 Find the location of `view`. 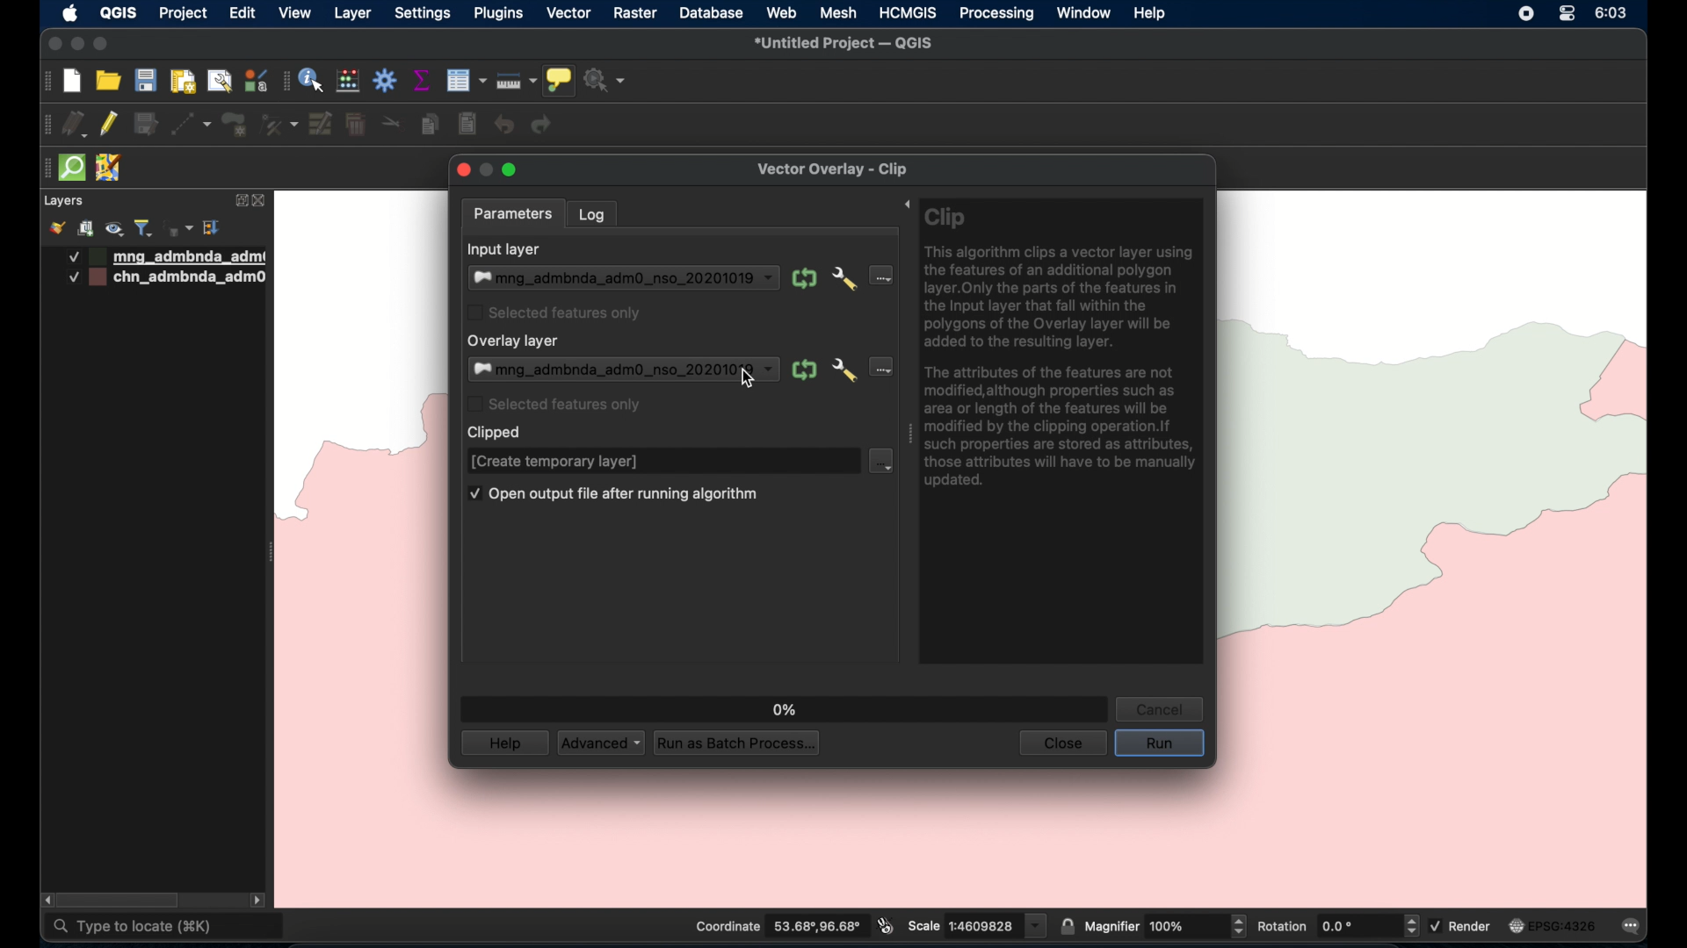

view is located at coordinates (295, 12).